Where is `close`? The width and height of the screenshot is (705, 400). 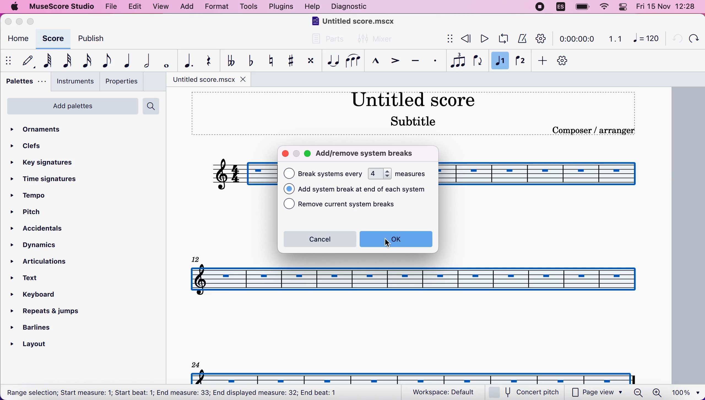
close is located at coordinates (245, 79).